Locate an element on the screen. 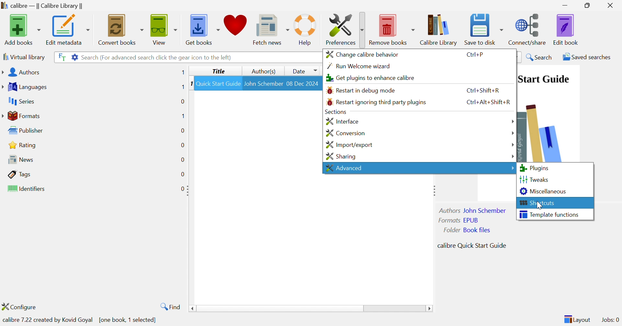 This screenshot has width=622, height=326. Minimize is located at coordinates (565, 5).